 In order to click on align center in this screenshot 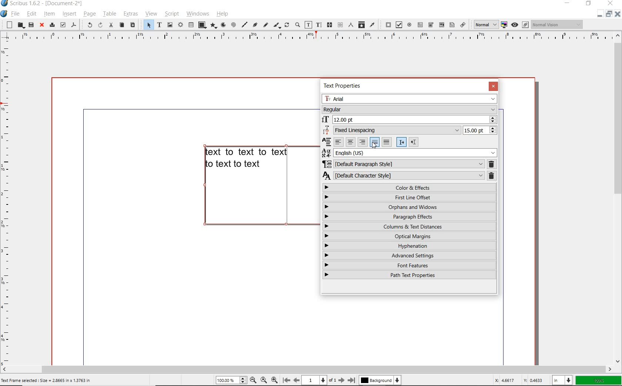, I will do `click(350, 142)`.